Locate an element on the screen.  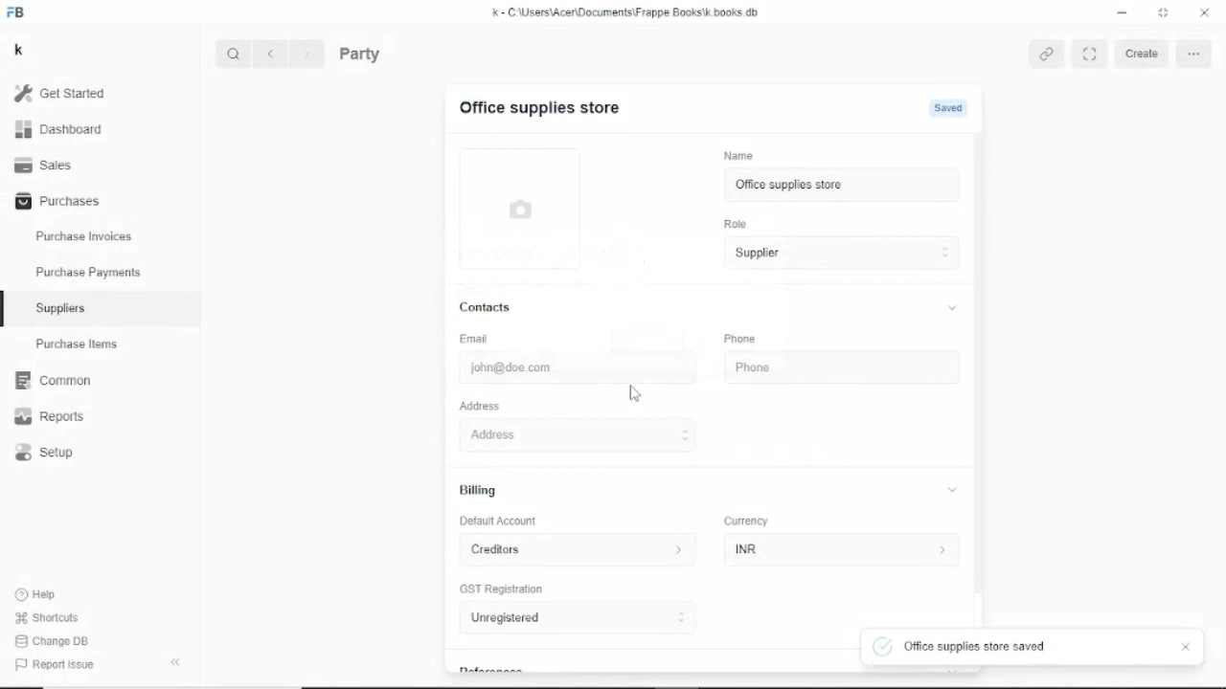
Name is located at coordinates (738, 154).